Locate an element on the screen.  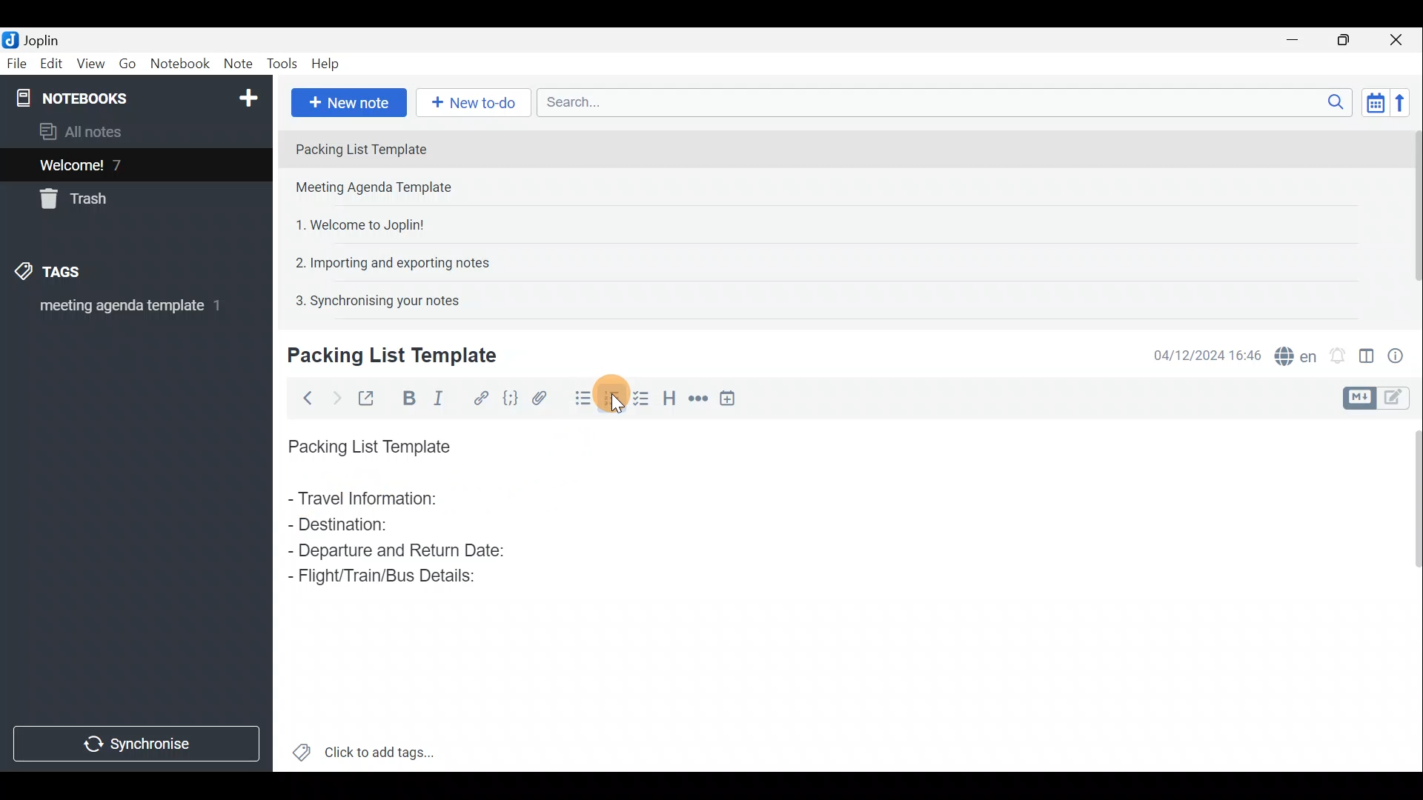
Joplin is located at coordinates (35, 39).